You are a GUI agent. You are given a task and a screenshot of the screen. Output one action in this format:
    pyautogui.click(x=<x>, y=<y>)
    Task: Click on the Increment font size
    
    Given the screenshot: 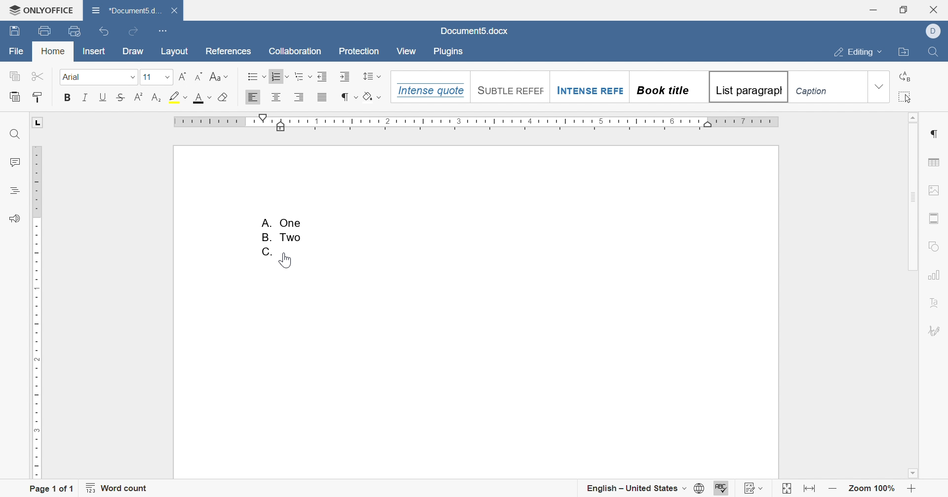 What is the action you would take?
    pyautogui.click(x=181, y=76)
    